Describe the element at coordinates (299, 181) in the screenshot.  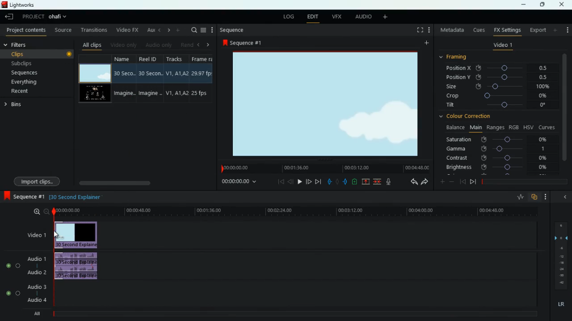
I see `play` at that location.